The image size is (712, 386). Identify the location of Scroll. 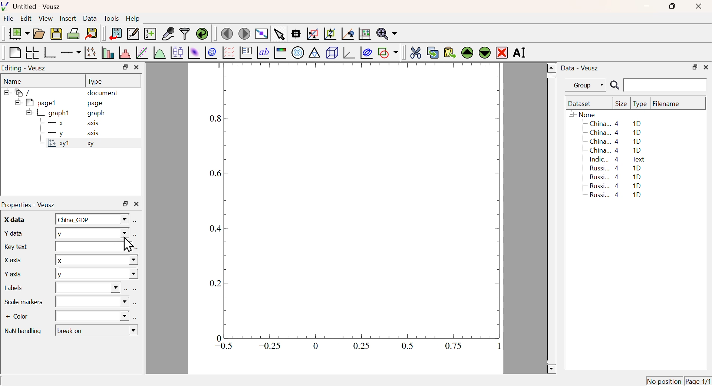
(552, 219).